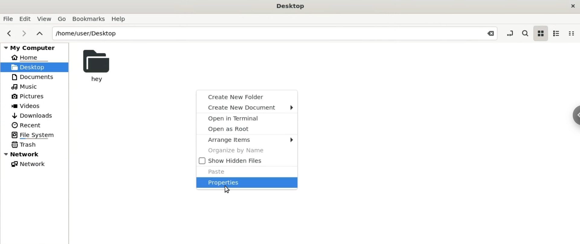 This screenshot has height=244, width=580. What do you see at coordinates (33, 95) in the screenshot?
I see `pictures` at bounding box center [33, 95].